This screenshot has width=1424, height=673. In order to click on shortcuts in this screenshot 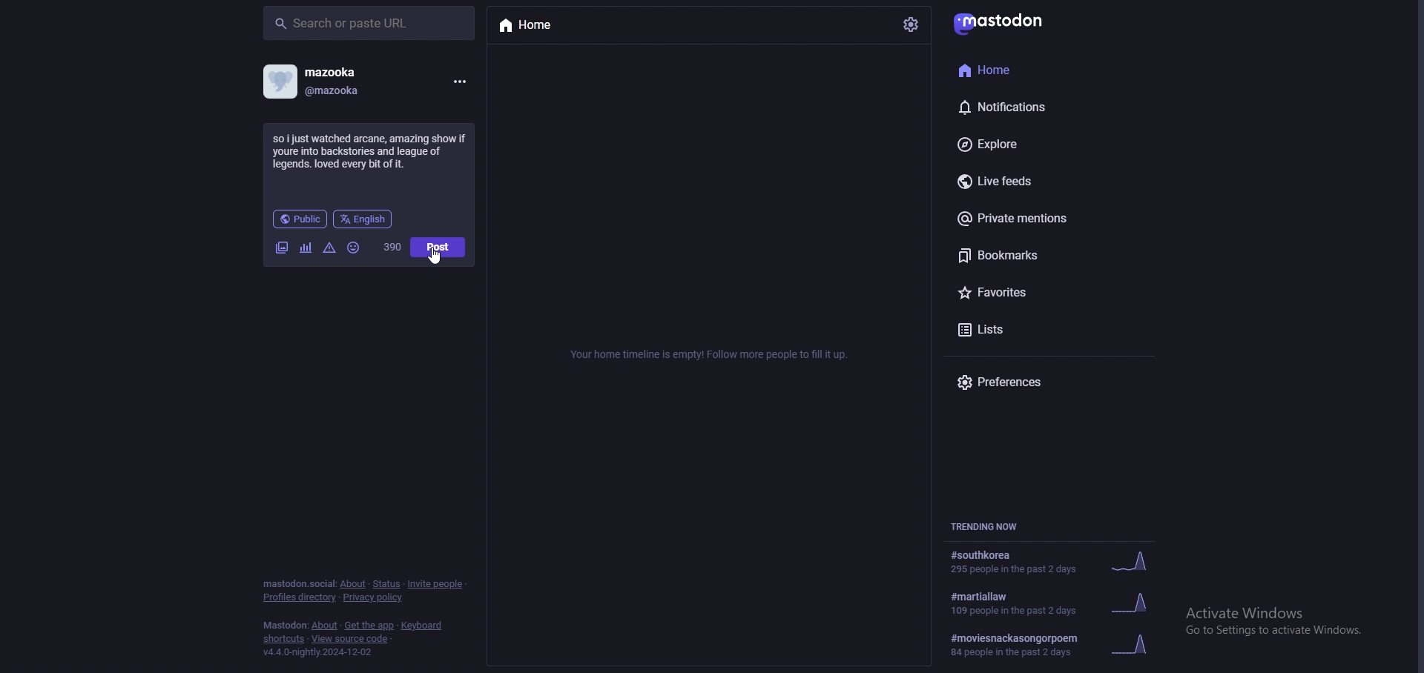, I will do `click(281, 640)`.